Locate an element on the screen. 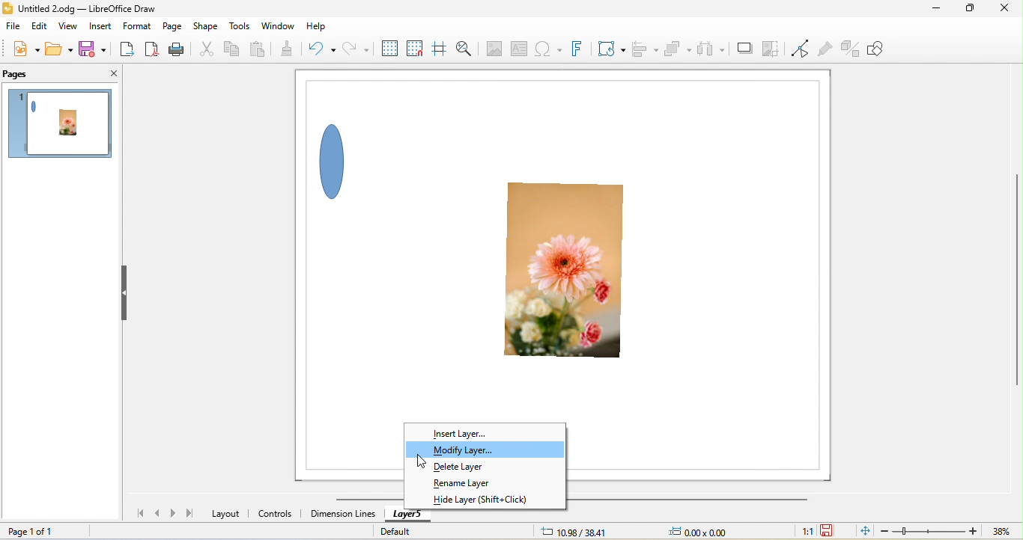 The height and width of the screenshot is (540, 1023). next page is located at coordinates (175, 513).